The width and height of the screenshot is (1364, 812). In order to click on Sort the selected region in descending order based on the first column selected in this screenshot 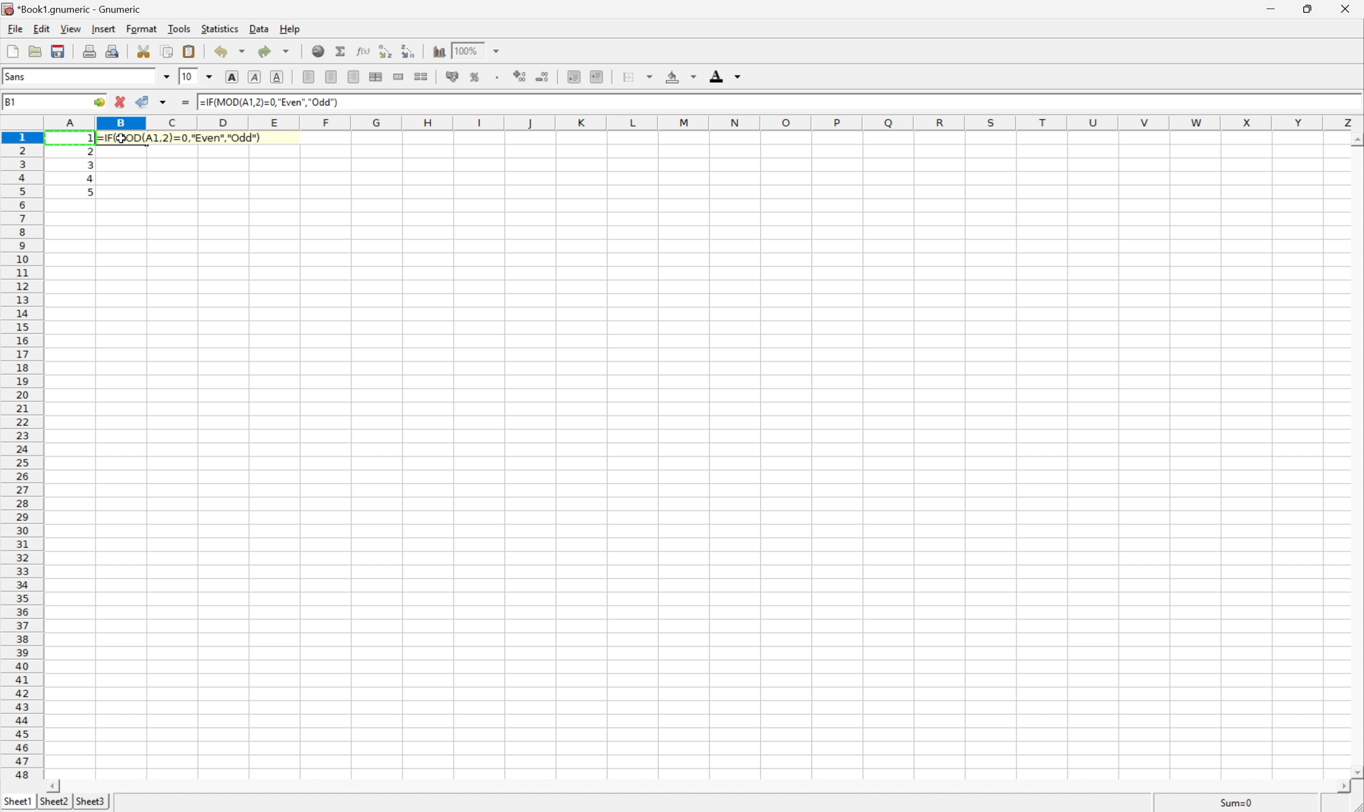, I will do `click(407, 50)`.